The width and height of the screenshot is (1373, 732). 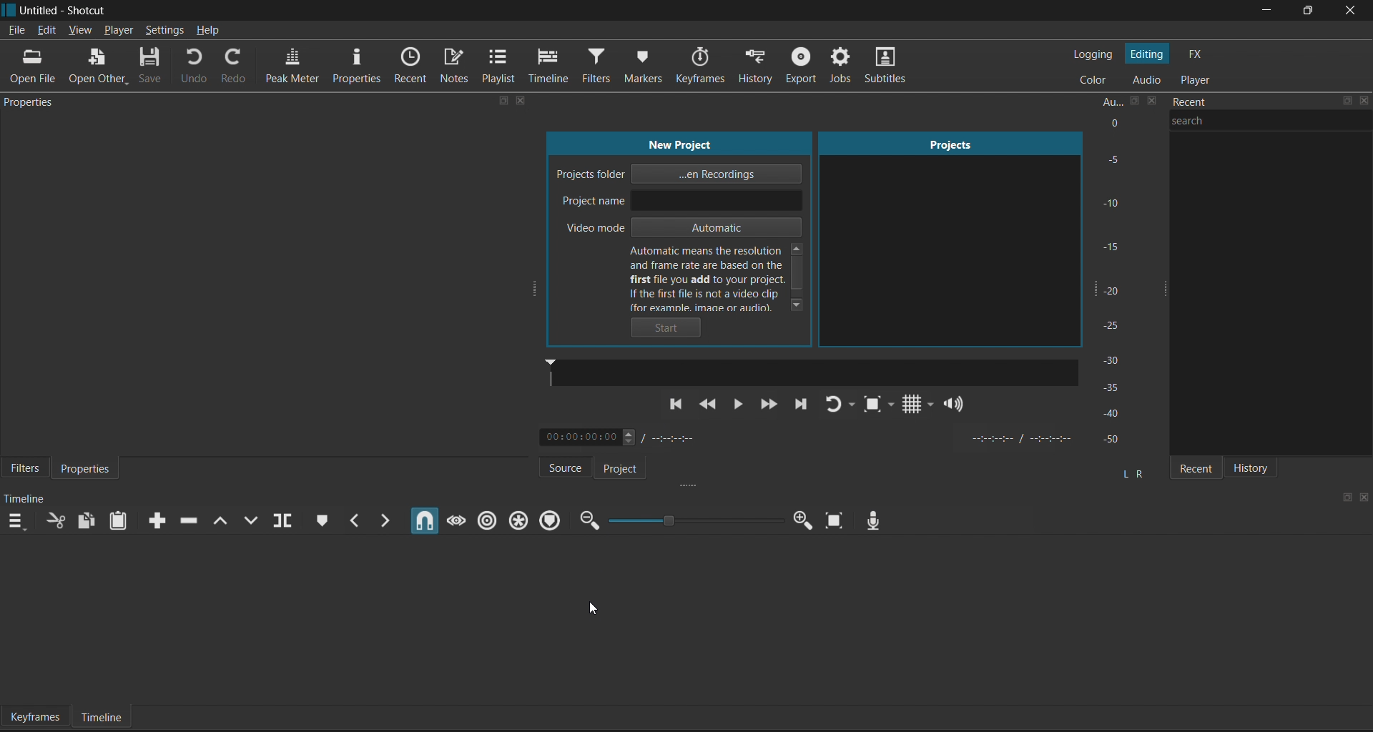 What do you see at coordinates (652, 63) in the screenshot?
I see `Markers` at bounding box center [652, 63].